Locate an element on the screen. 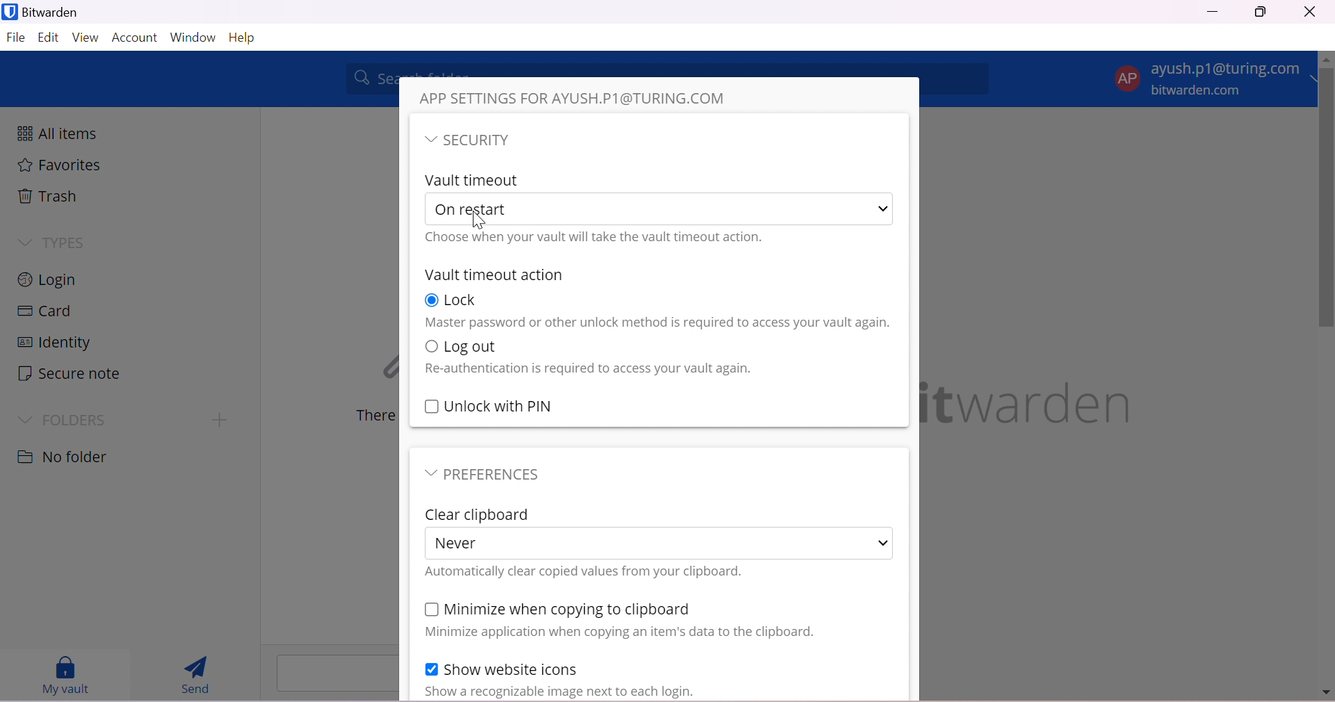 The width and height of the screenshot is (1335, 702). FOLDERS is located at coordinates (77, 420).